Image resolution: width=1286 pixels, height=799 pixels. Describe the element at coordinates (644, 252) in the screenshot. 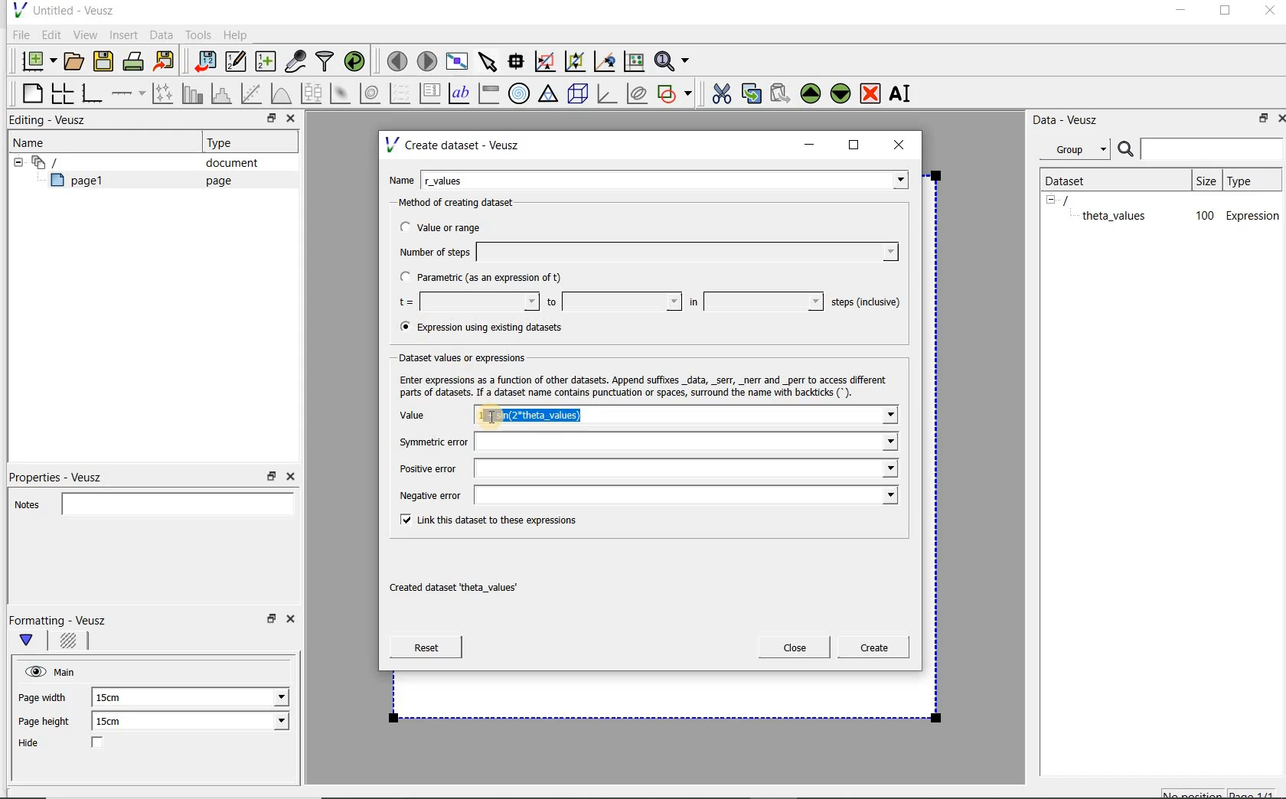

I see `Number of steps` at that location.